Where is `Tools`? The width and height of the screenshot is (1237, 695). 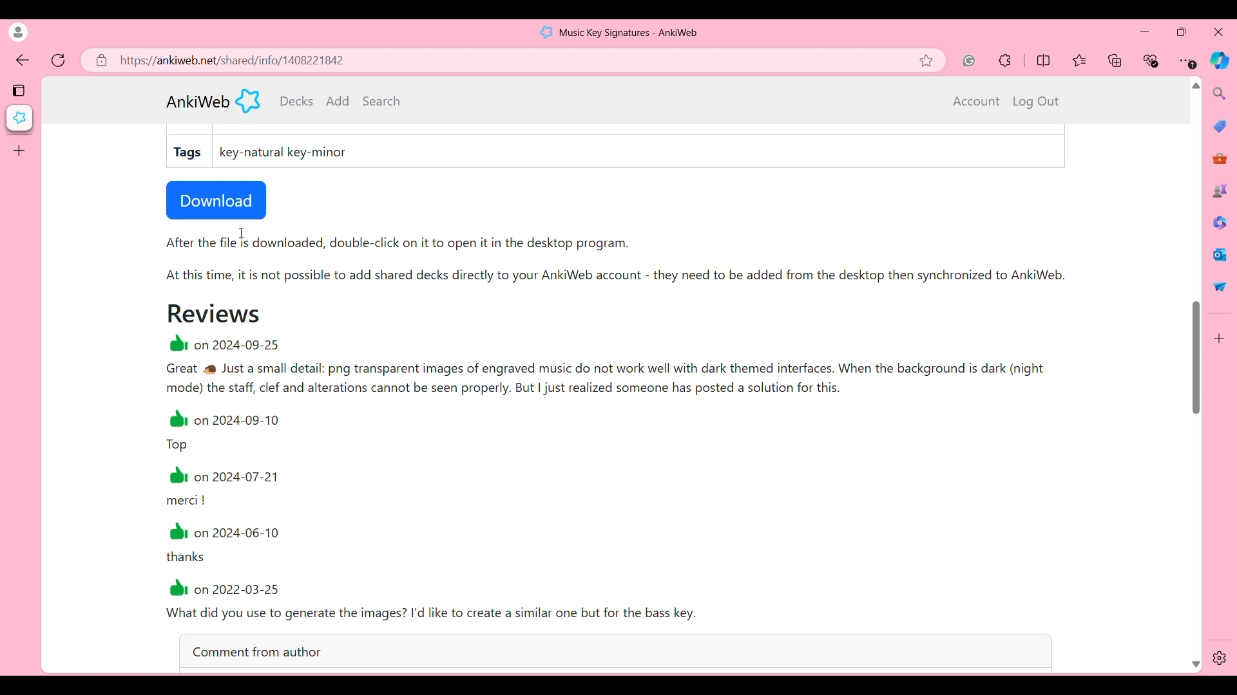
Tools is located at coordinates (1220, 159).